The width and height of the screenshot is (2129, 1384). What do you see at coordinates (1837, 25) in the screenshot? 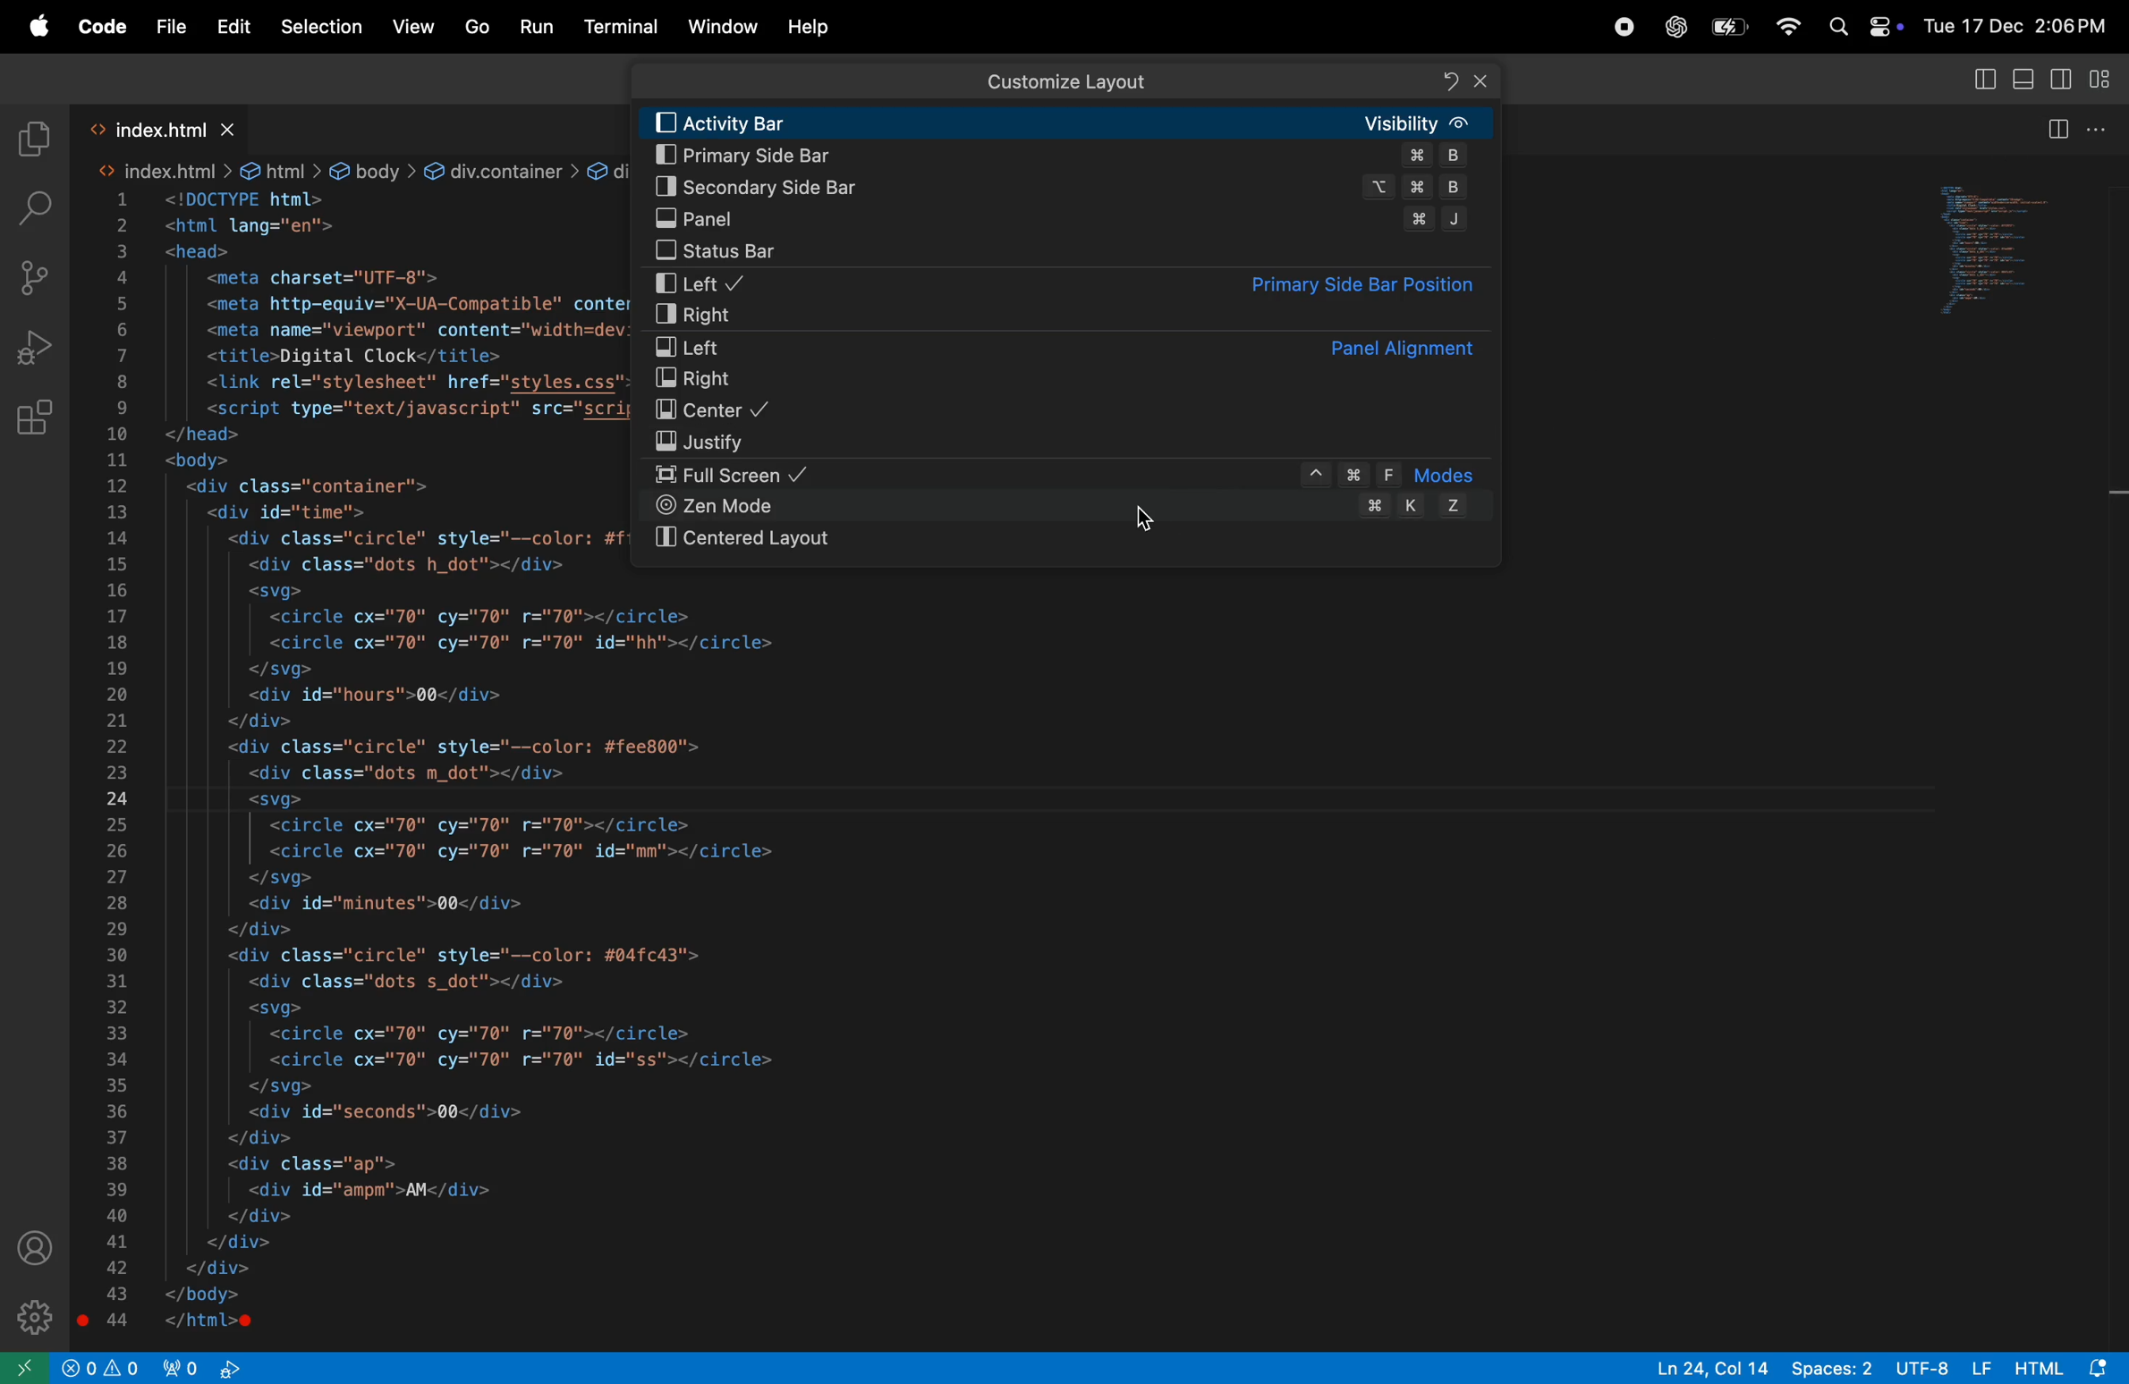
I see `Spotlight` at bounding box center [1837, 25].